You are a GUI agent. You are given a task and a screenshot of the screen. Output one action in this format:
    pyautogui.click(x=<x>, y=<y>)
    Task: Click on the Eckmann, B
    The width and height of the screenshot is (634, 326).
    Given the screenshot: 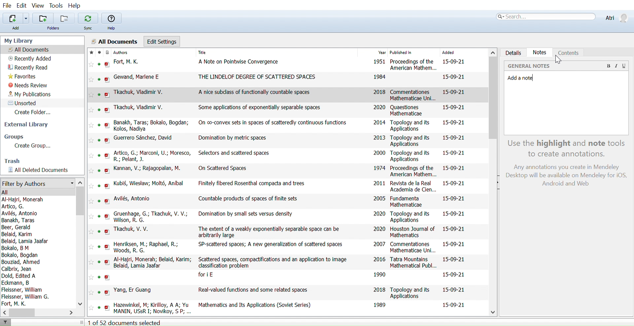 What is the action you would take?
    pyautogui.click(x=16, y=283)
    